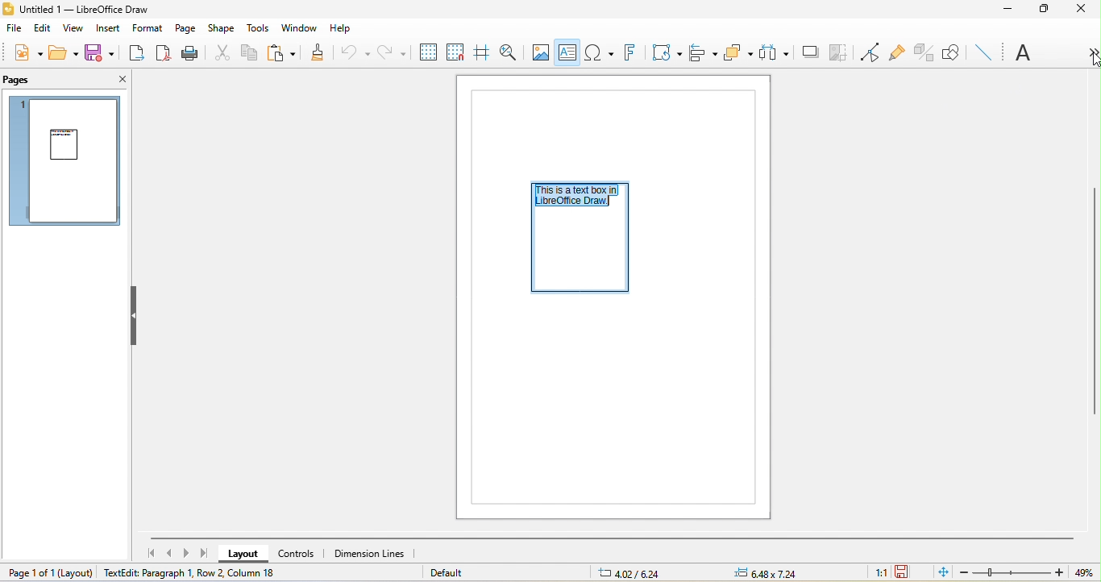 This screenshot has height=582, width=1101. What do you see at coordinates (302, 553) in the screenshot?
I see `controls` at bounding box center [302, 553].